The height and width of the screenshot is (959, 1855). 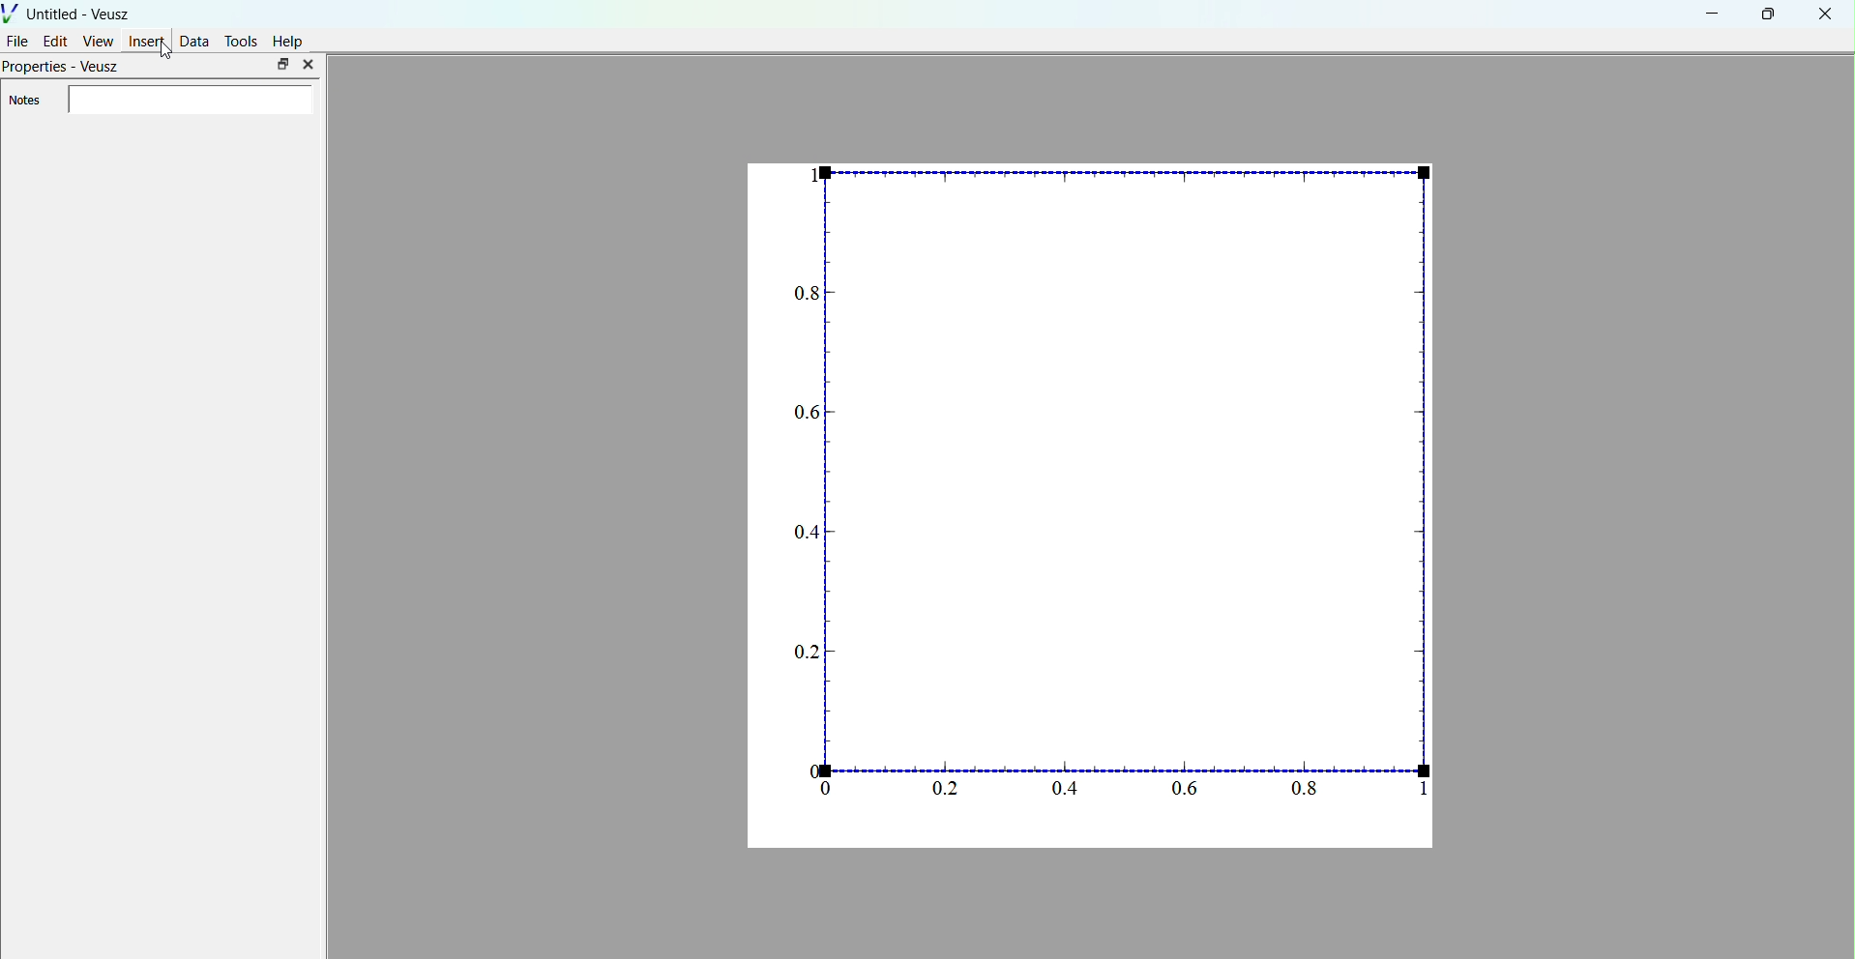 What do you see at coordinates (242, 41) in the screenshot?
I see `Tools` at bounding box center [242, 41].